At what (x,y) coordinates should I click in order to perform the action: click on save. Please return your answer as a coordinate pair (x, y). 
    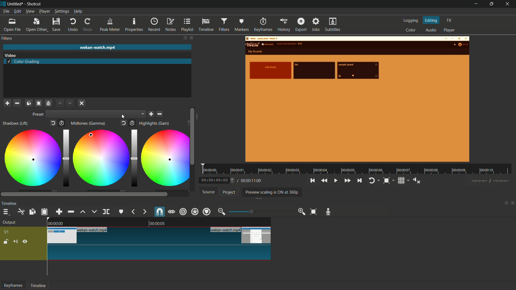
    Looking at the image, I should click on (58, 24).